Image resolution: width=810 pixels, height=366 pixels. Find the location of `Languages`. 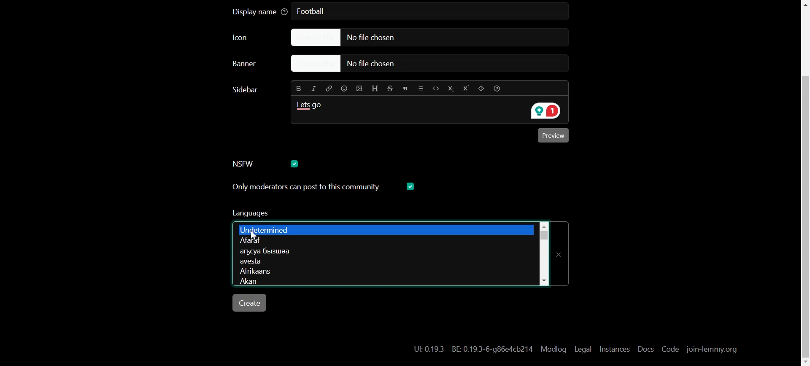

Languages is located at coordinates (384, 229).